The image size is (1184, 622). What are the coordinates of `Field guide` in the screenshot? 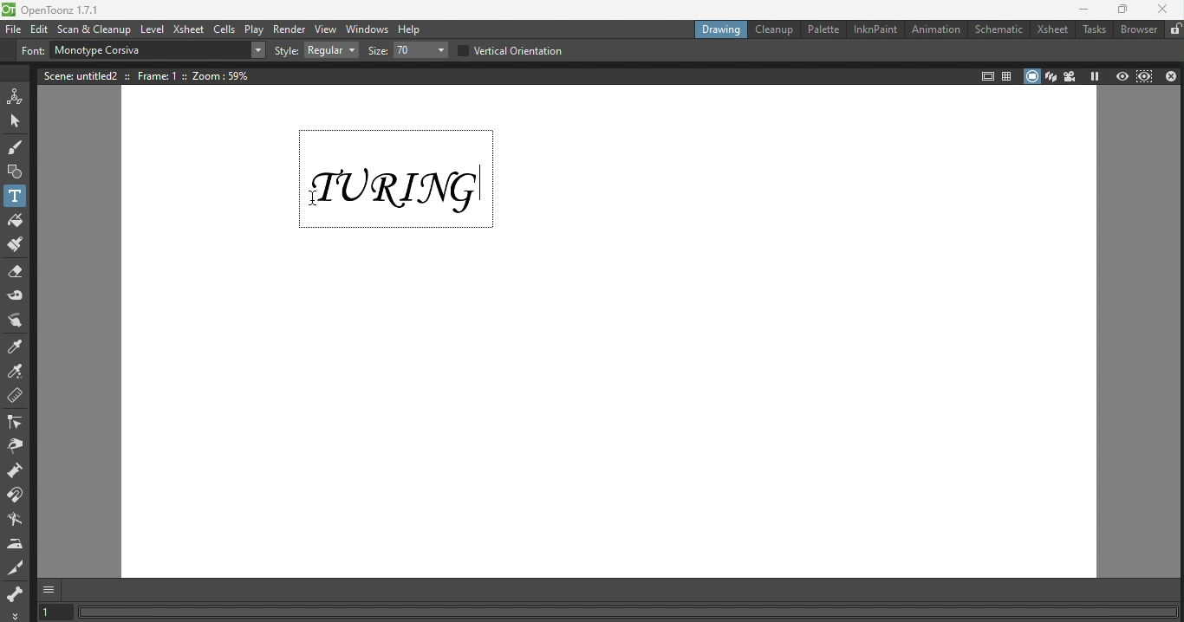 It's located at (1008, 75).